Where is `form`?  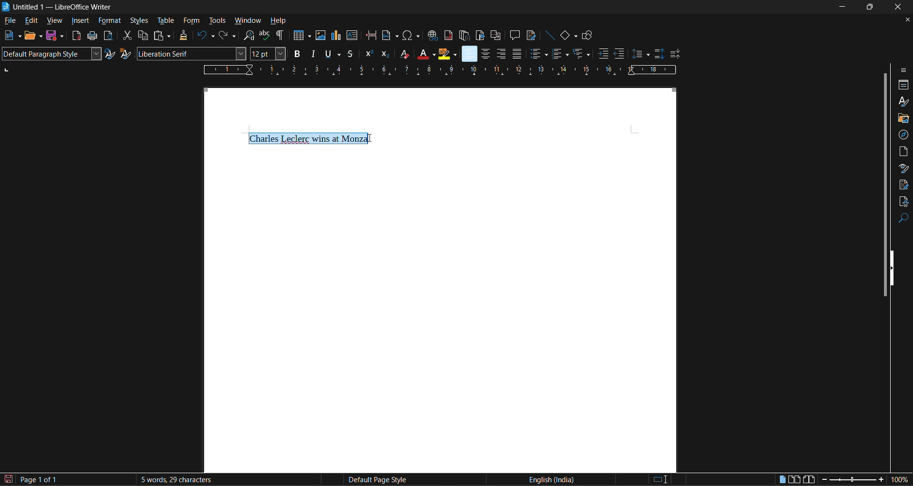
form is located at coordinates (191, 21).